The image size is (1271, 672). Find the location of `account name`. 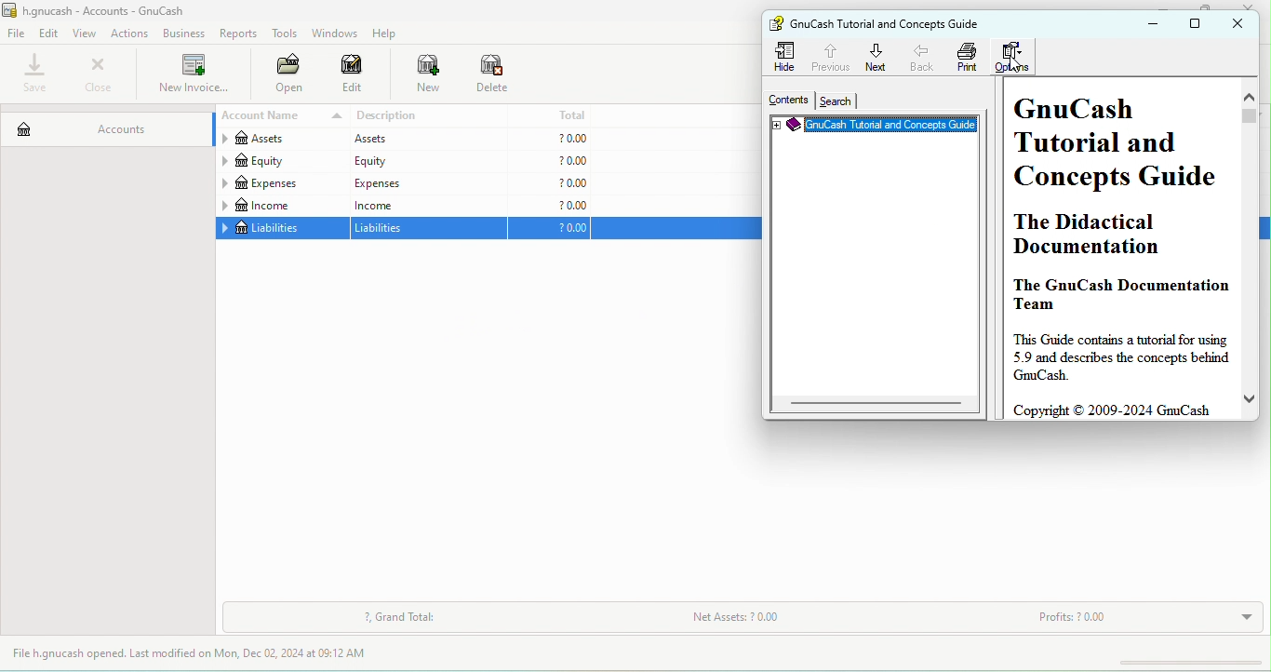

account name is located at coordinates (279, 116).